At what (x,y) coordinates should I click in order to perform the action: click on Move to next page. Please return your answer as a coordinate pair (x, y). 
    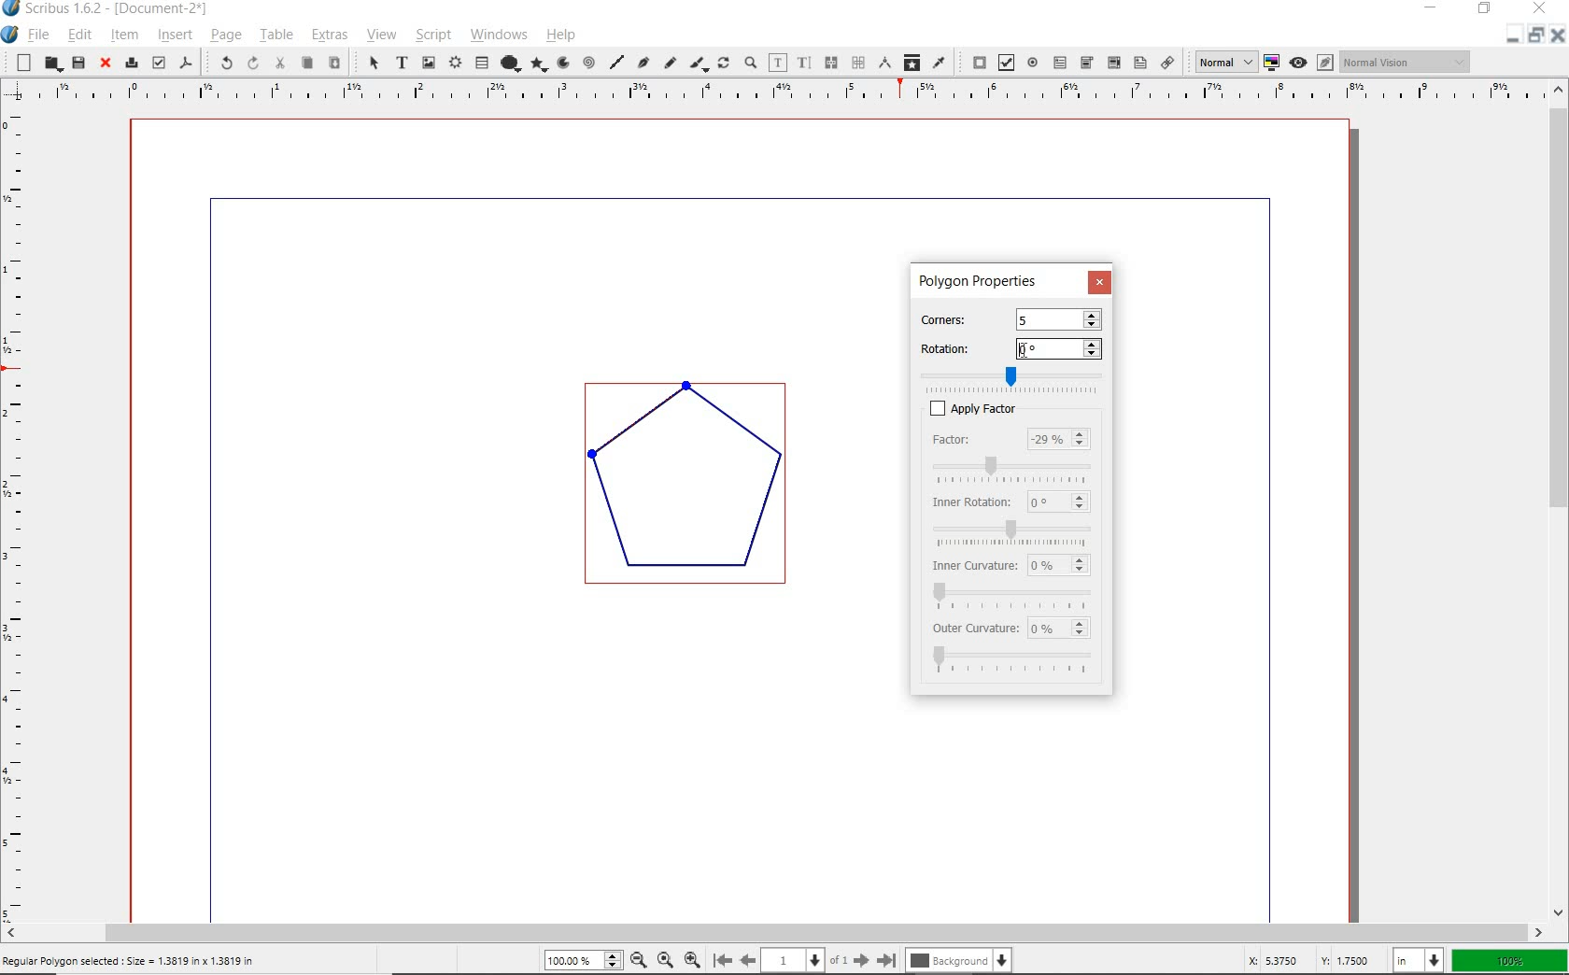
    Looking at the image, I should click on (854, 960).